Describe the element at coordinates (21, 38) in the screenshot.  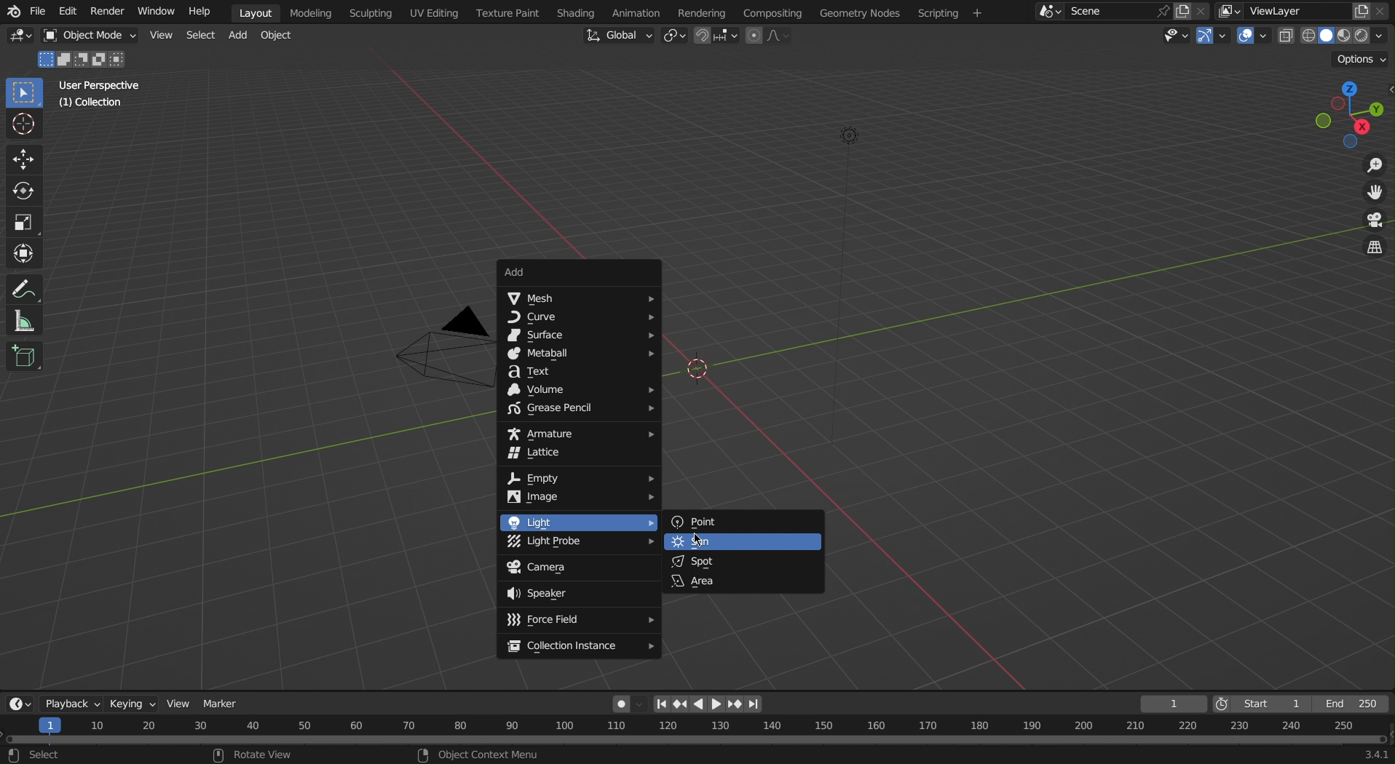
I see `Editor Types` at that location.